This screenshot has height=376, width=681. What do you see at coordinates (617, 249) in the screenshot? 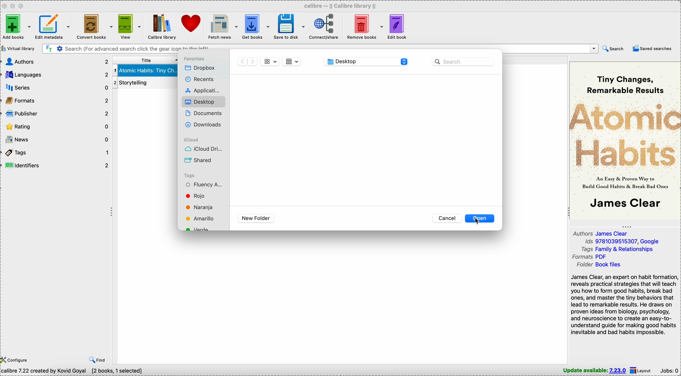
I see `tags Family & Relationships` at bounding box center [617, 249].